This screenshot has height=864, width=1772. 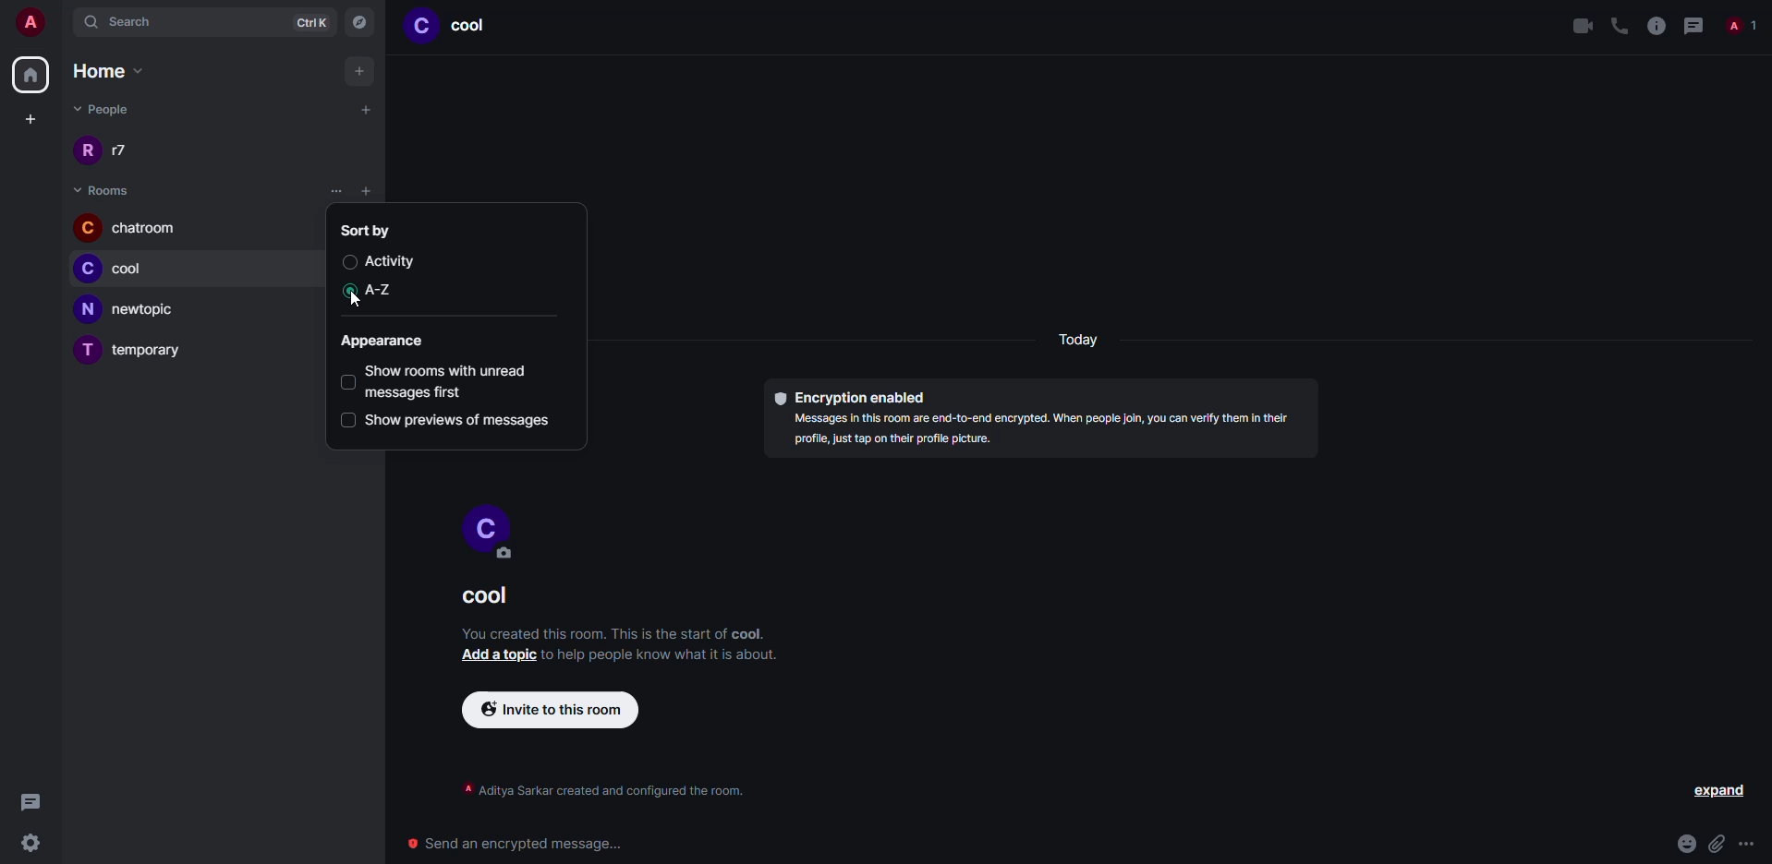 I want to click on video call, so click(x=1578, y=26).